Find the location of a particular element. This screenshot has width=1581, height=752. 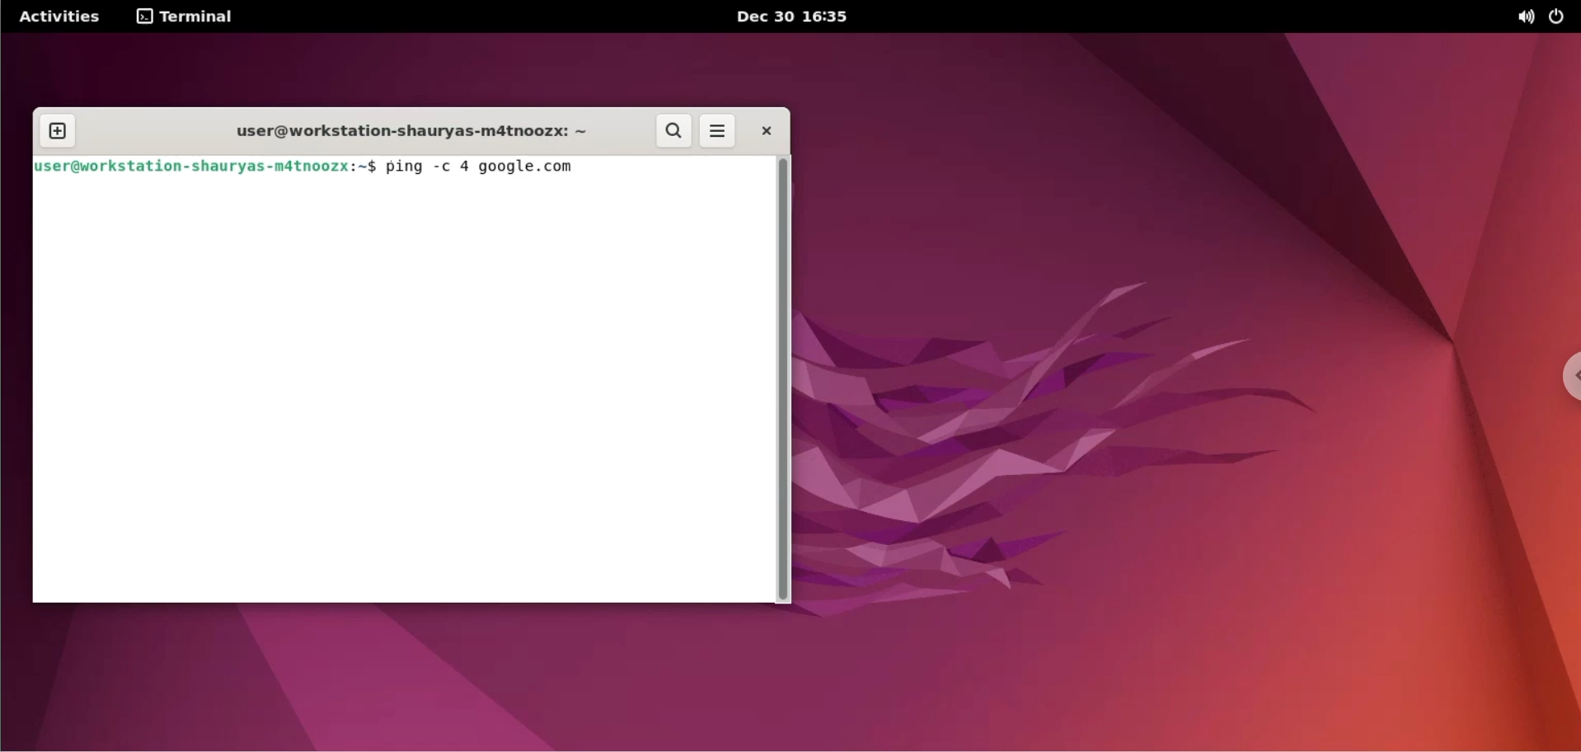

activities is located at coordinates (60, 16).